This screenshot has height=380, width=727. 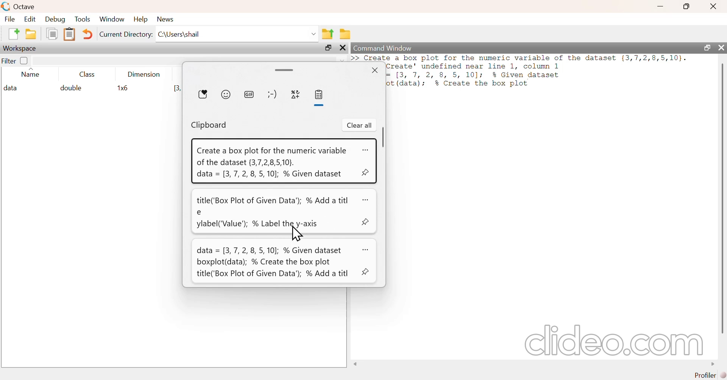 I want to click on name, so click(x=29, y=74).